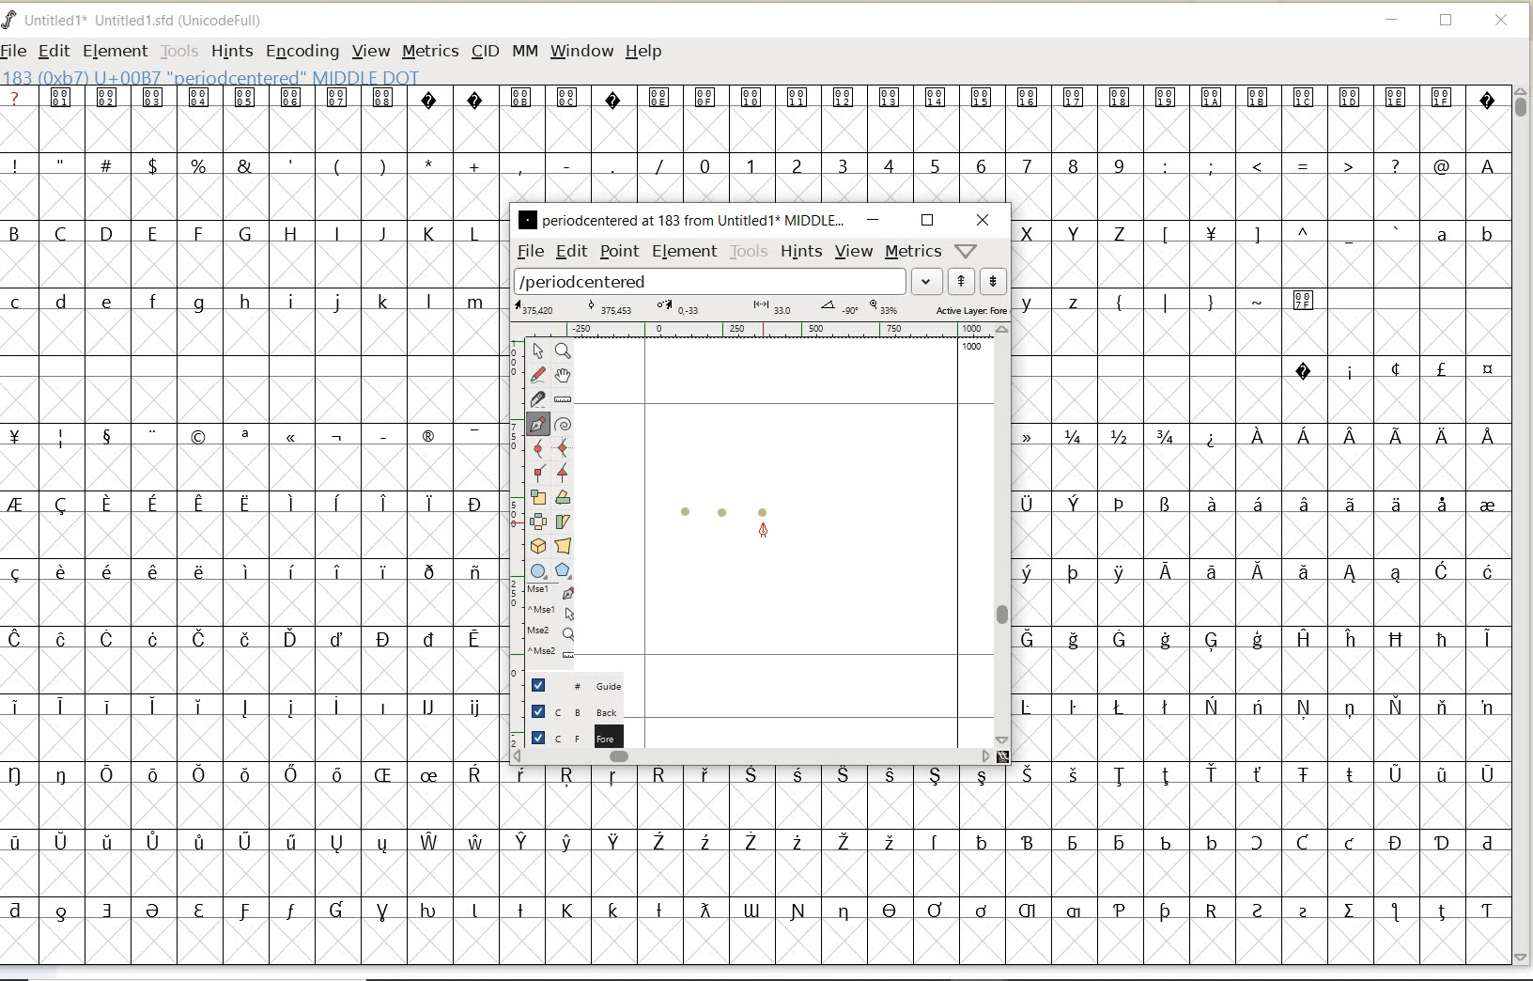 The image size is (1533, 981). Describe the element at coordinates (855, 251) in the screenshot. I see `view` at that location.